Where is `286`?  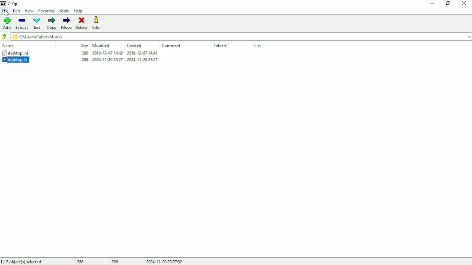
286 is located at coordinates (116, 262).